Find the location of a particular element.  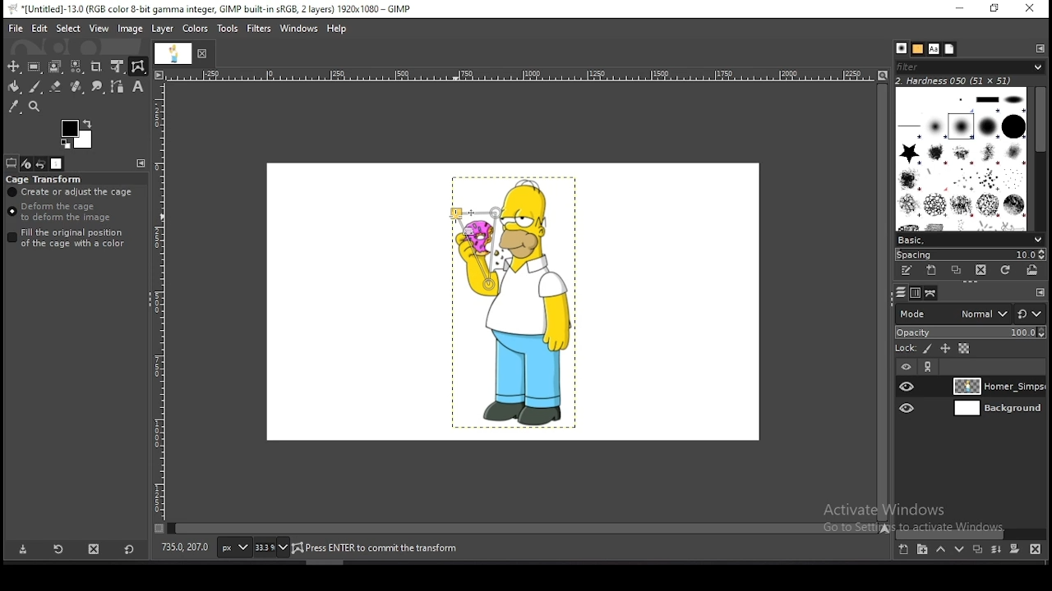

lock position and size is located at coordinates (944, 349).